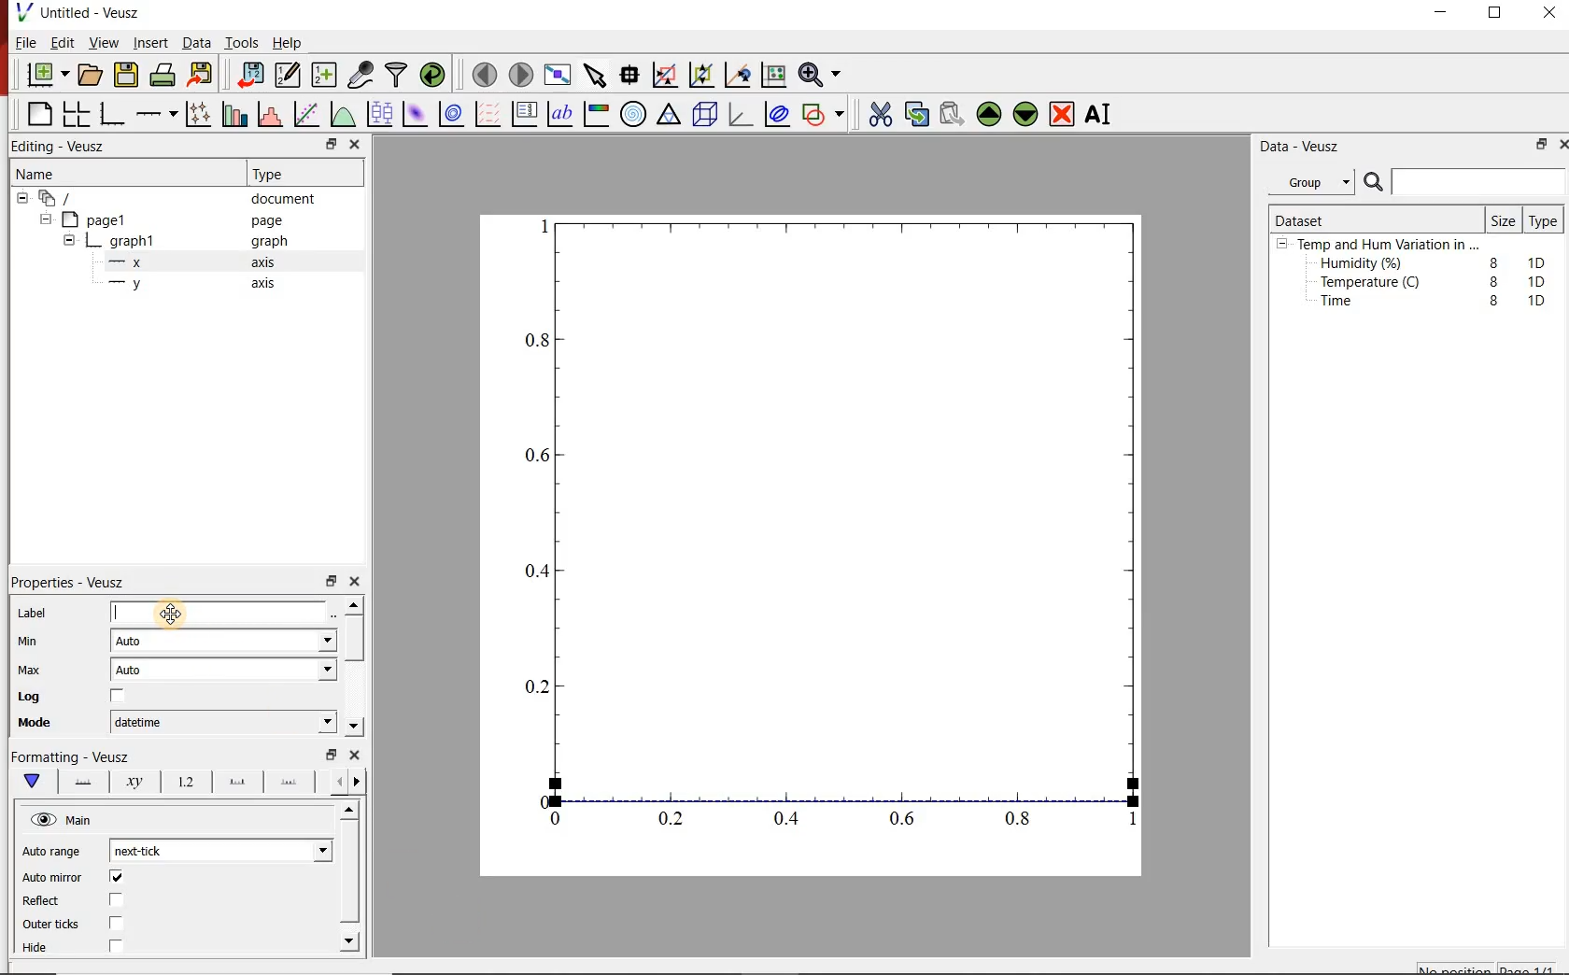 This screenshot has height=975, width=1569. I want to click on restore down, so click(330, 582).